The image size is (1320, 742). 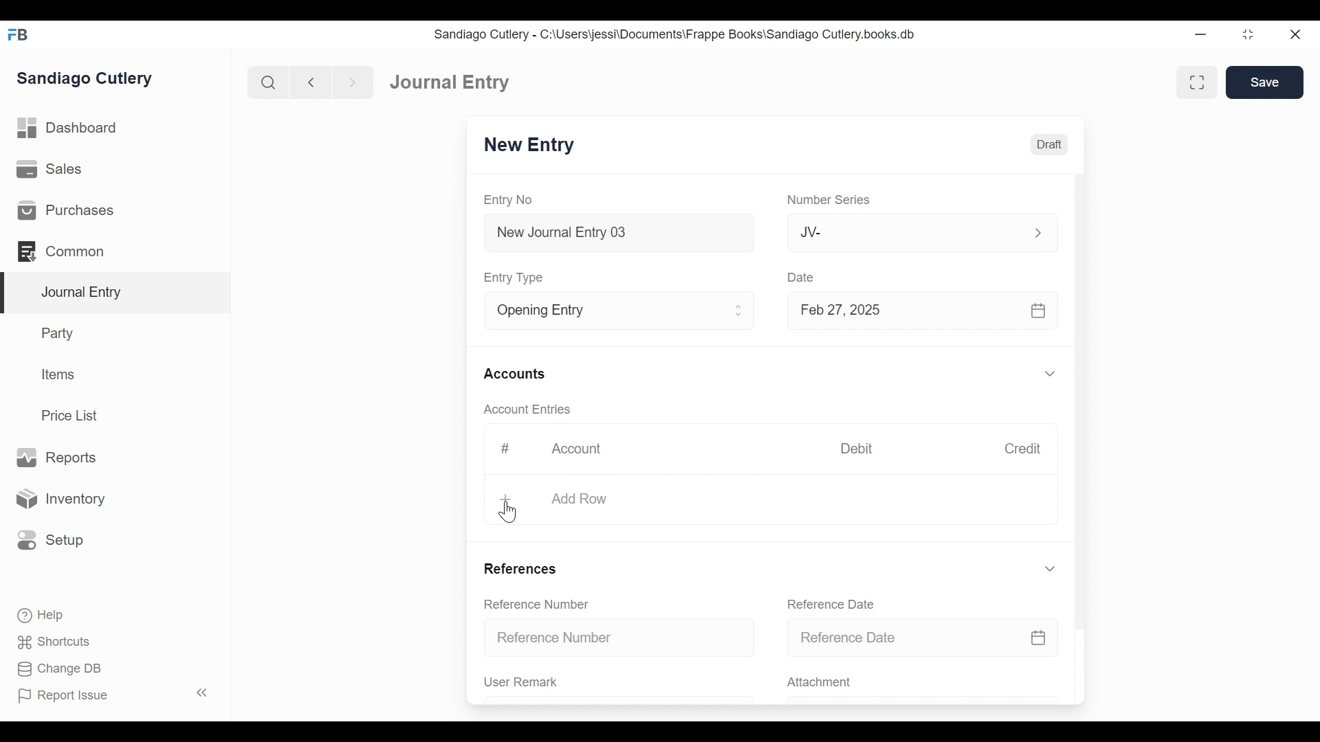 What do you see at coordinates (803, 277) in the screenshot?
I see `Date` at bounding box center [803, 277].